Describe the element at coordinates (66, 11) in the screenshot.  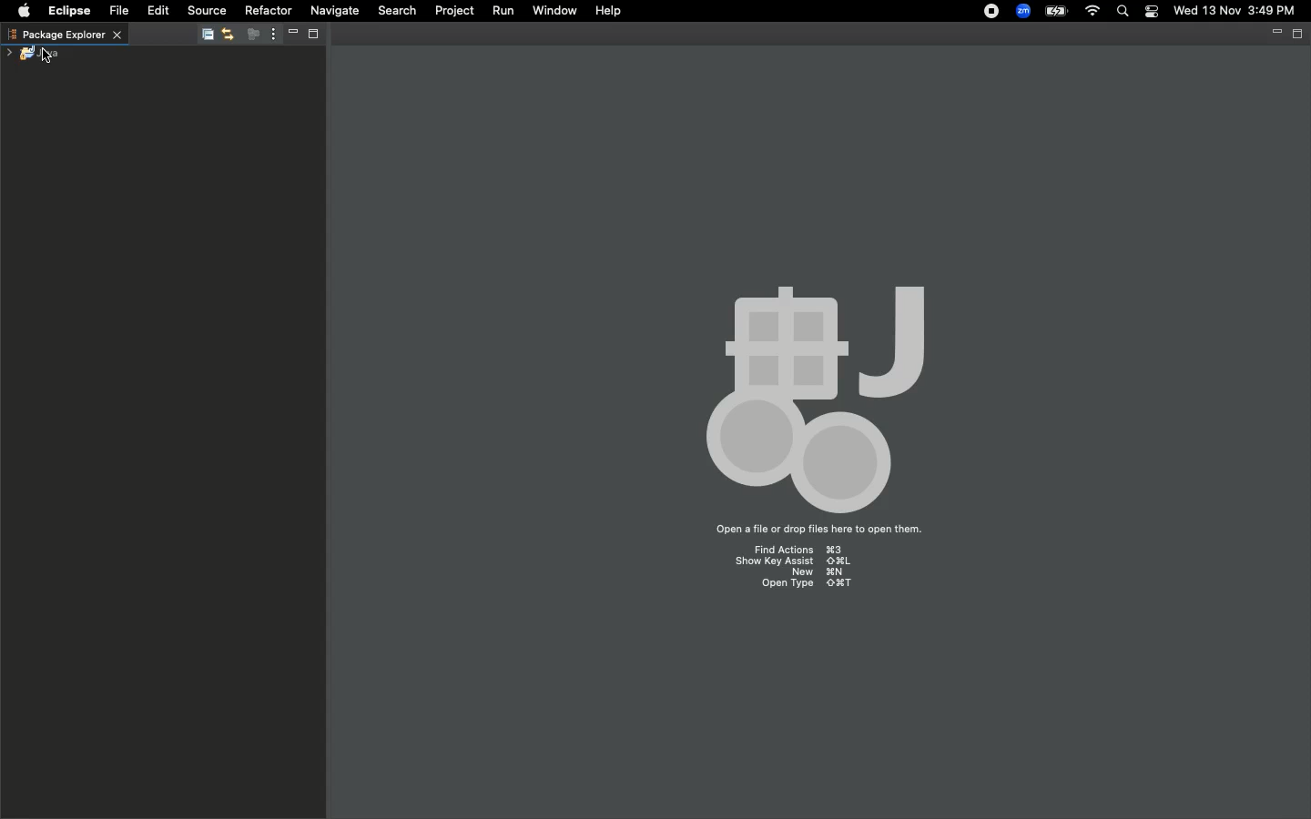
I see `Eclipse` at that location.